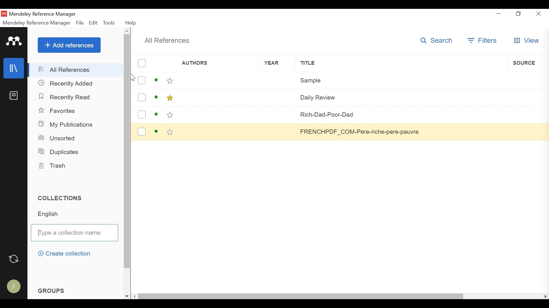 The height and width of the screenshot is (308, 549). Describe the element at coordinates (52, 290) in the screenshot. I see `Groups` at that location.